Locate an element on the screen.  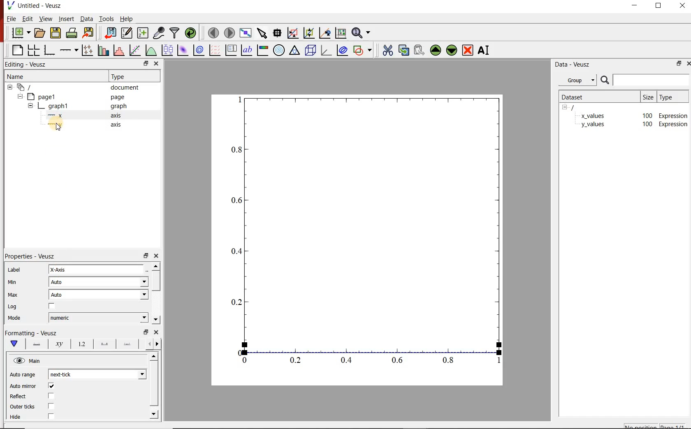
new document is located at coordinates (21, 32).